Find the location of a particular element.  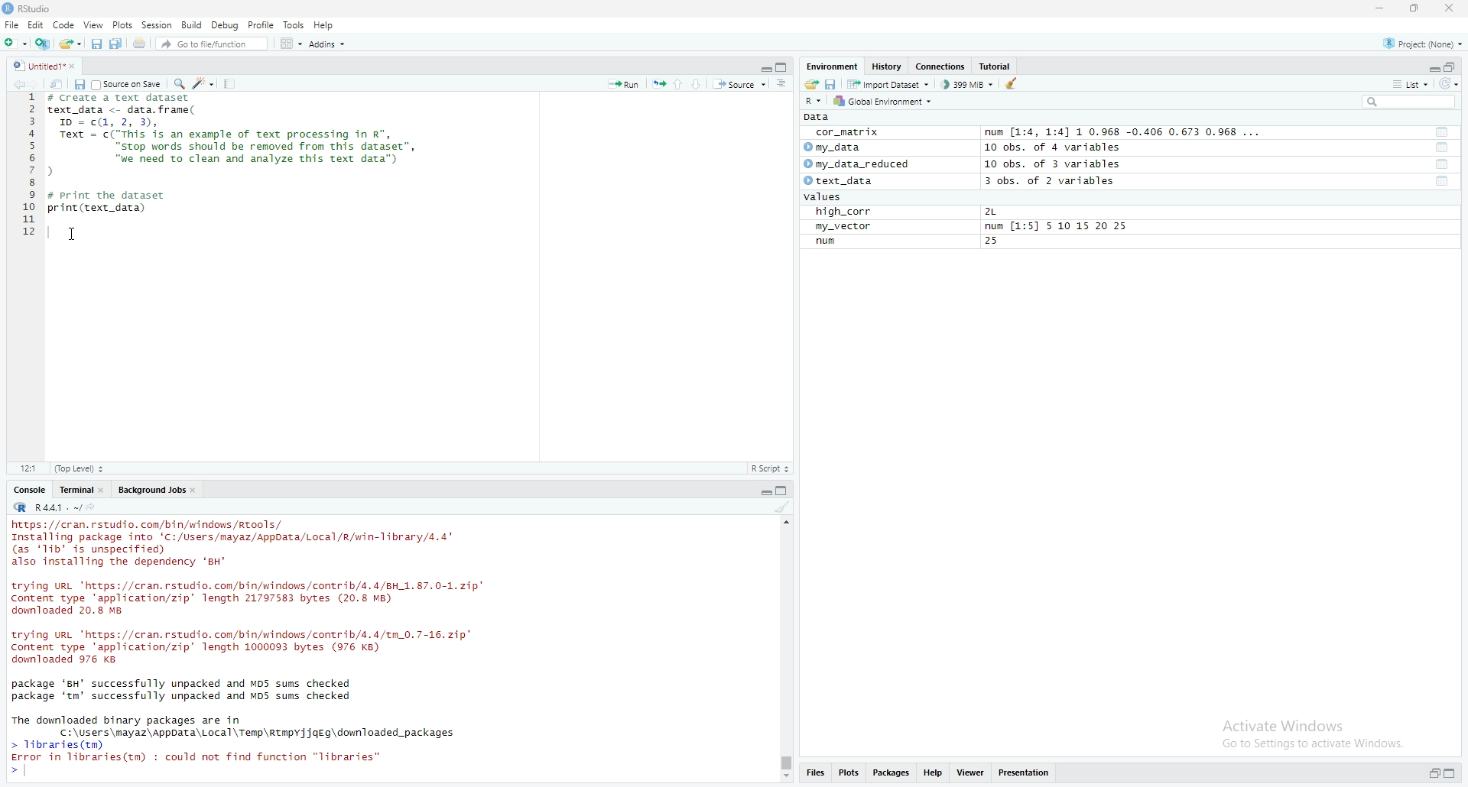

connections is located at coordinates (943, 67).